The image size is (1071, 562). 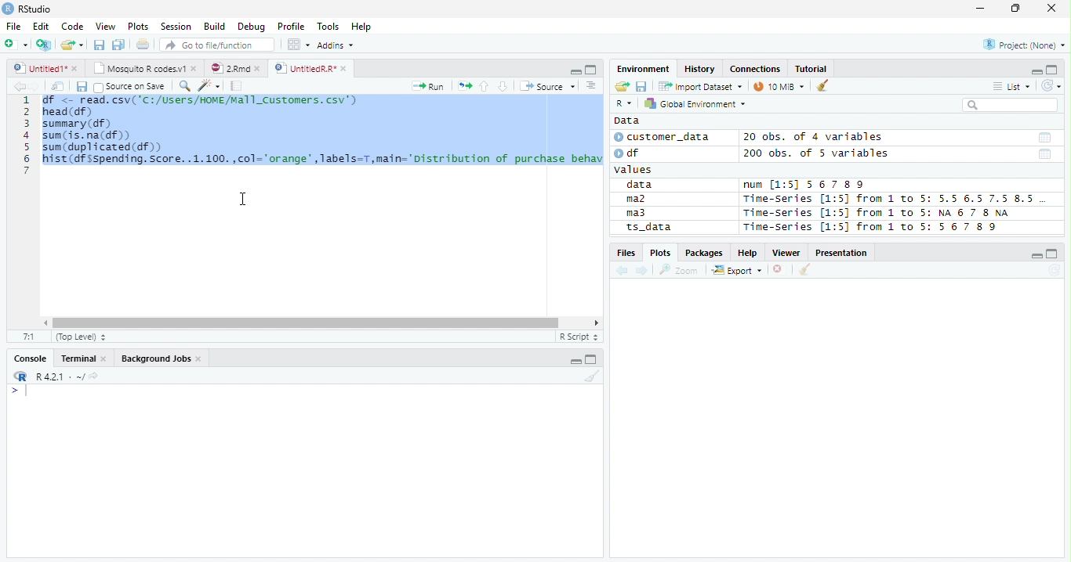 What do you see at coordinates (298, 45) in the screenshot?
I see `Workplace panes` at bounding box center [298, 45].